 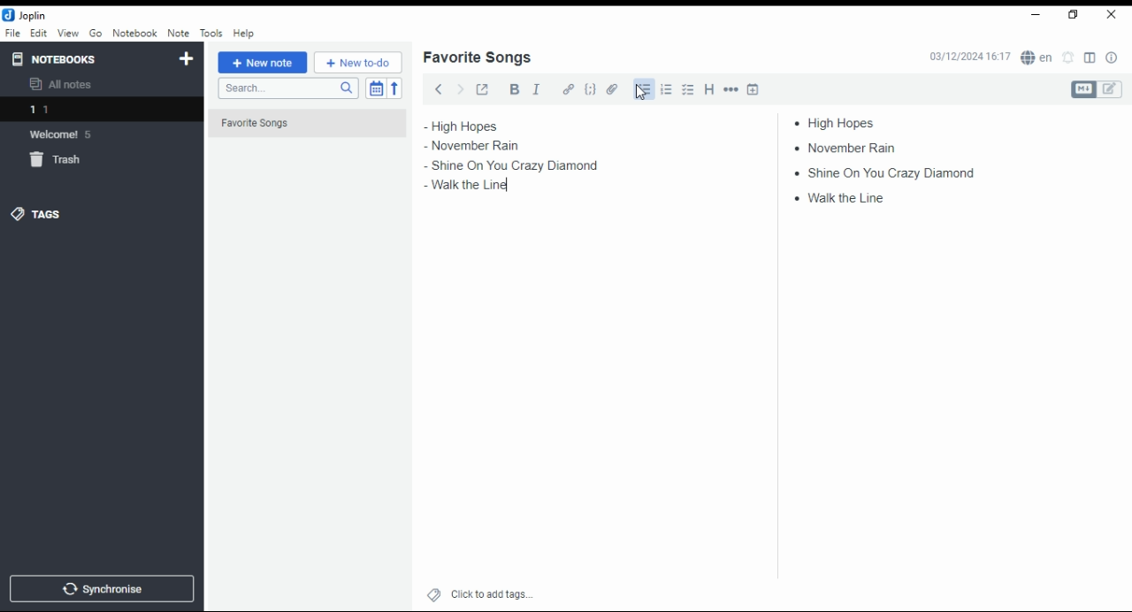 I want to click on toggle sort order field, so click(x=376, y=88).